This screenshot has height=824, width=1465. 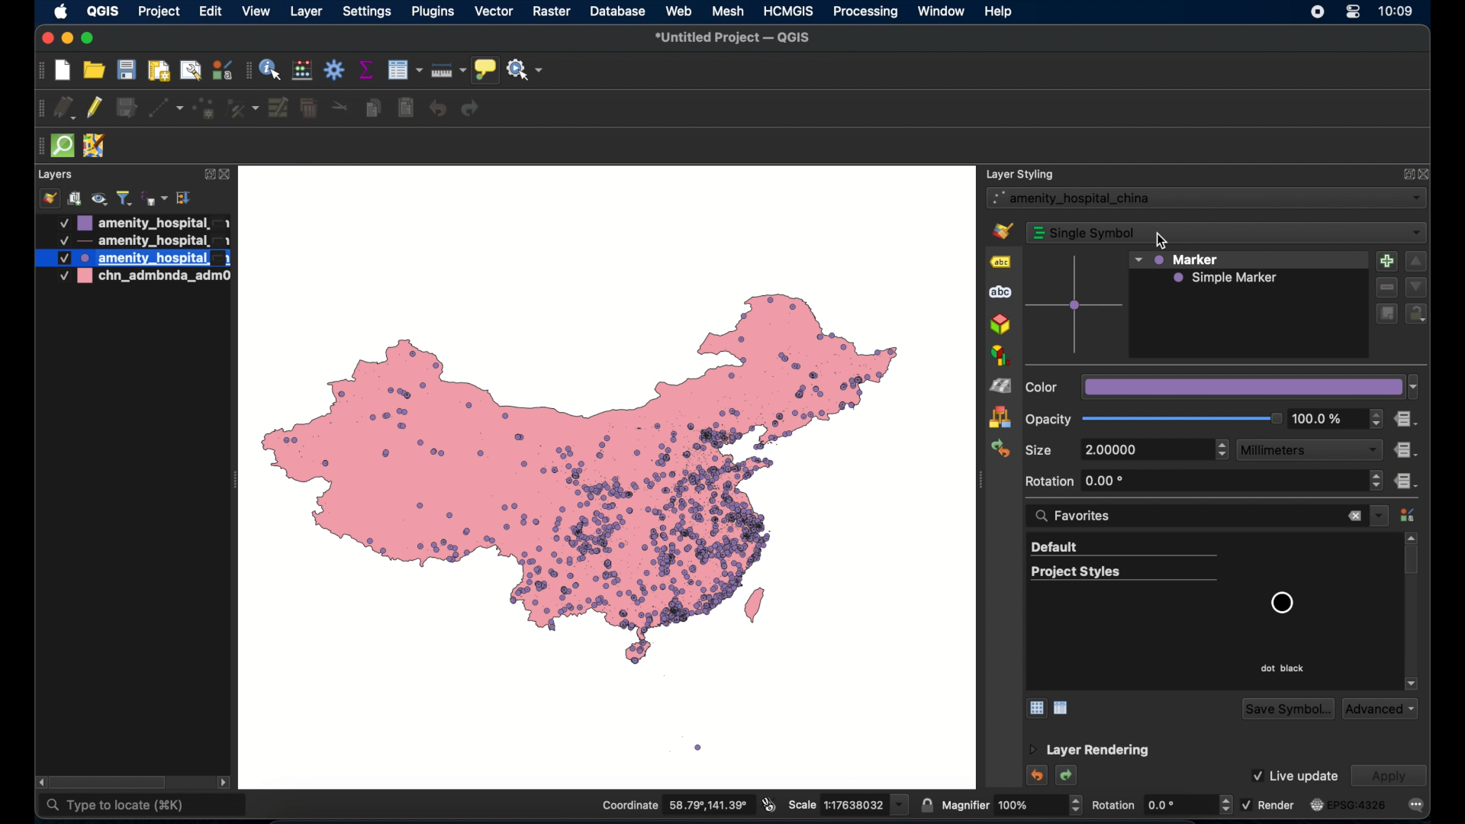 I want to click on edit, so click(x=211, y=11).